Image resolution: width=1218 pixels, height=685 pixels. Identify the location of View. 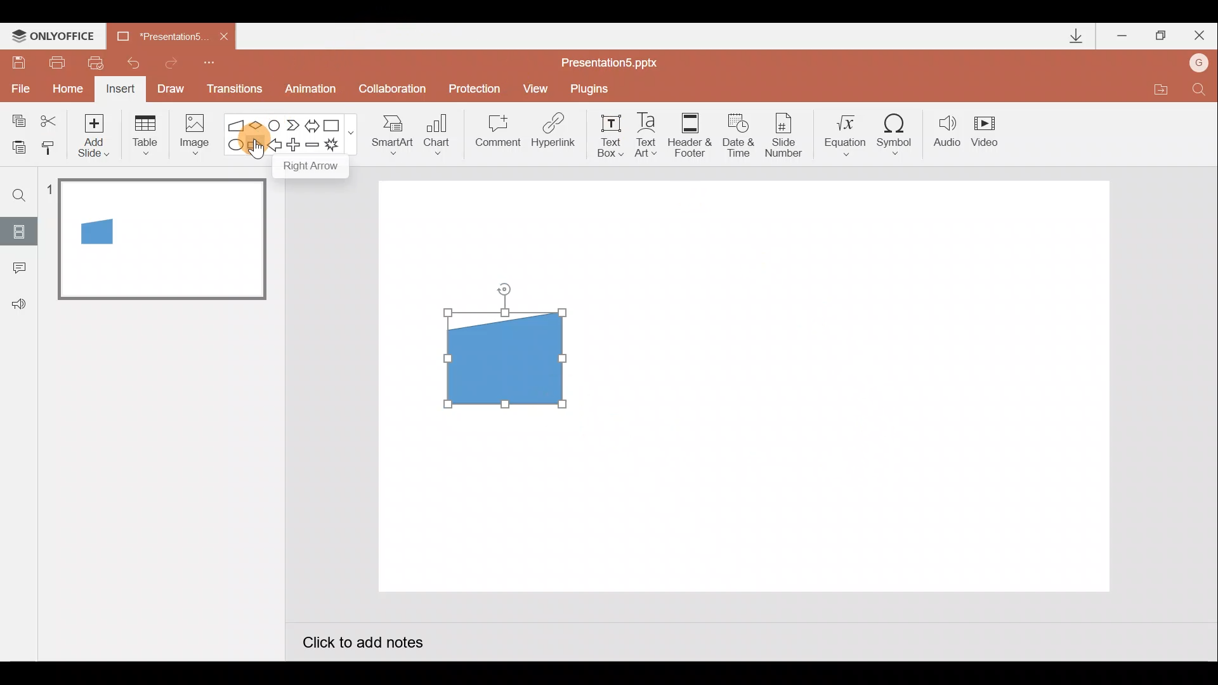
(537, 88).